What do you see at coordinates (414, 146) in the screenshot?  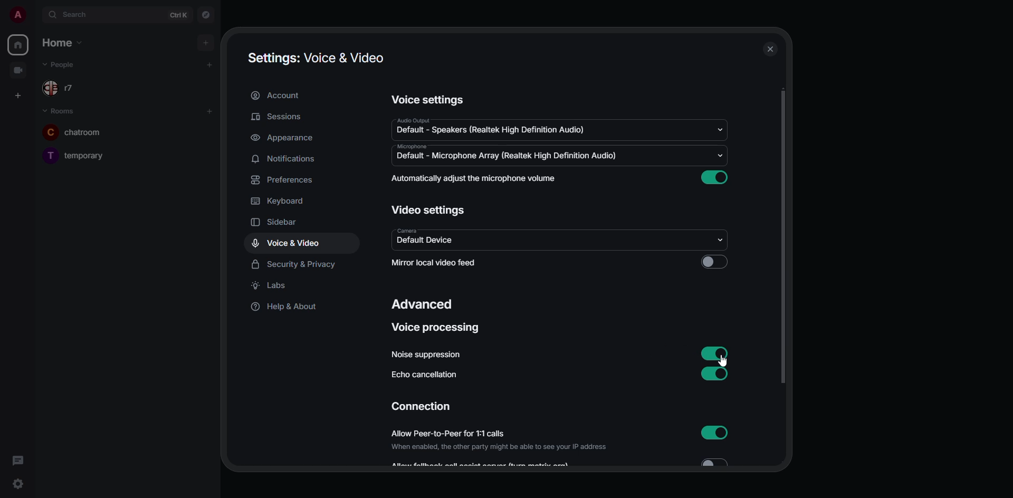 I see `microphone` at bounding box center [414, 146].